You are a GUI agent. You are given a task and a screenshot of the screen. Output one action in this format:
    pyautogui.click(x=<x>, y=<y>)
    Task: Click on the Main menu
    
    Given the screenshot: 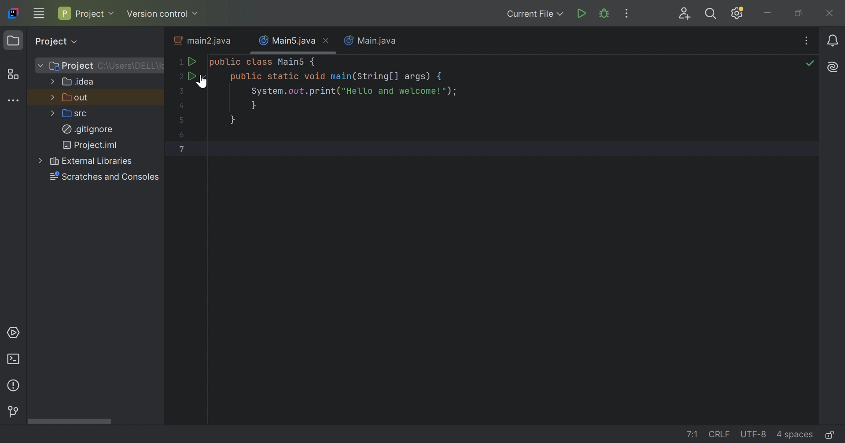 What is the action you would take?
    pyautogui.click(x=39, y=13)
    